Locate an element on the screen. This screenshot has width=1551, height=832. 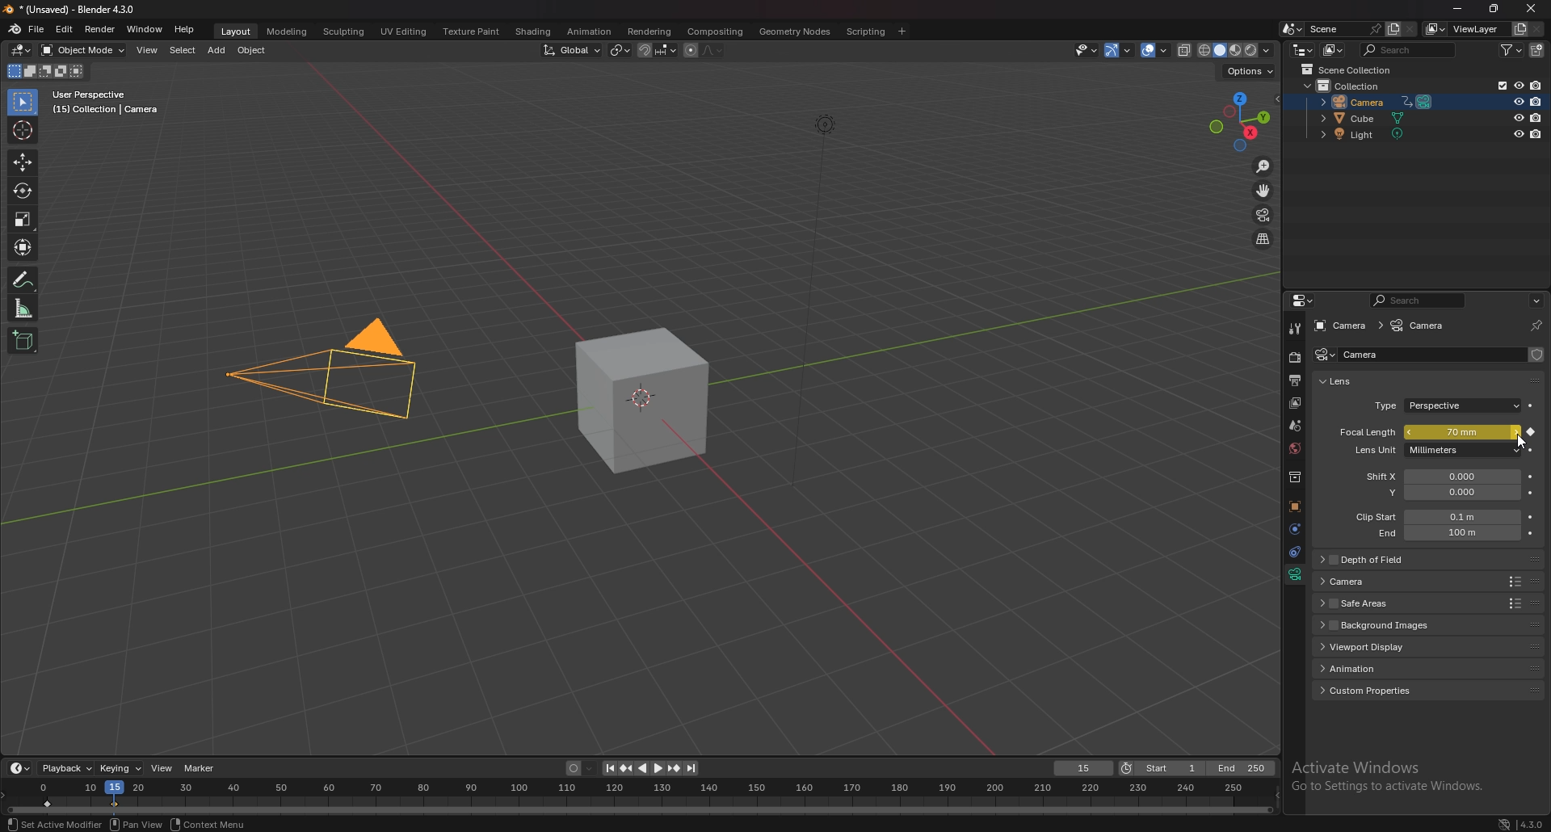
tool is located at coordinates (1295, 329).